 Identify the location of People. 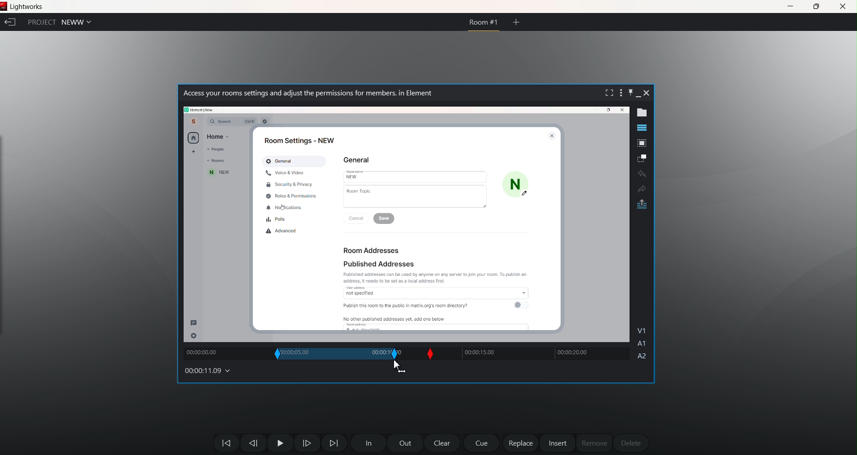
(216, 149).